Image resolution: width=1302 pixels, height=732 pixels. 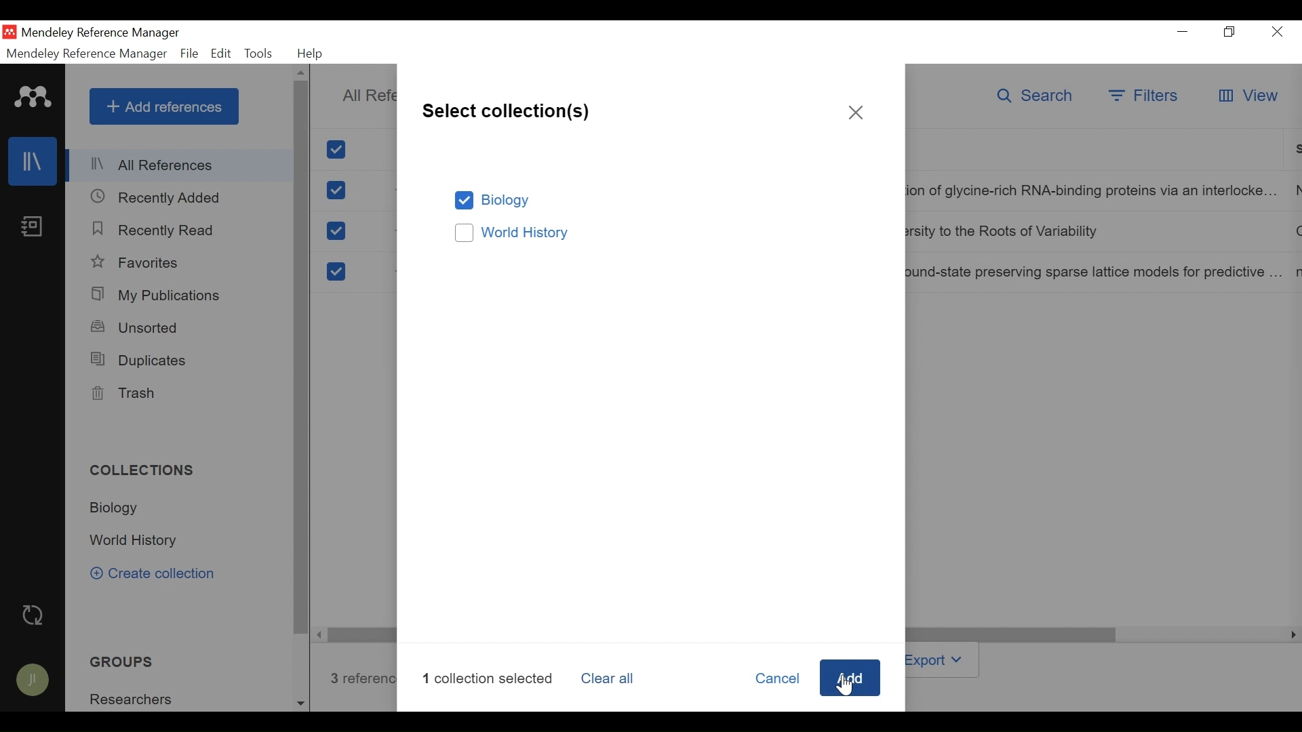 I want to click on Collection, so click(x=138, y=542).